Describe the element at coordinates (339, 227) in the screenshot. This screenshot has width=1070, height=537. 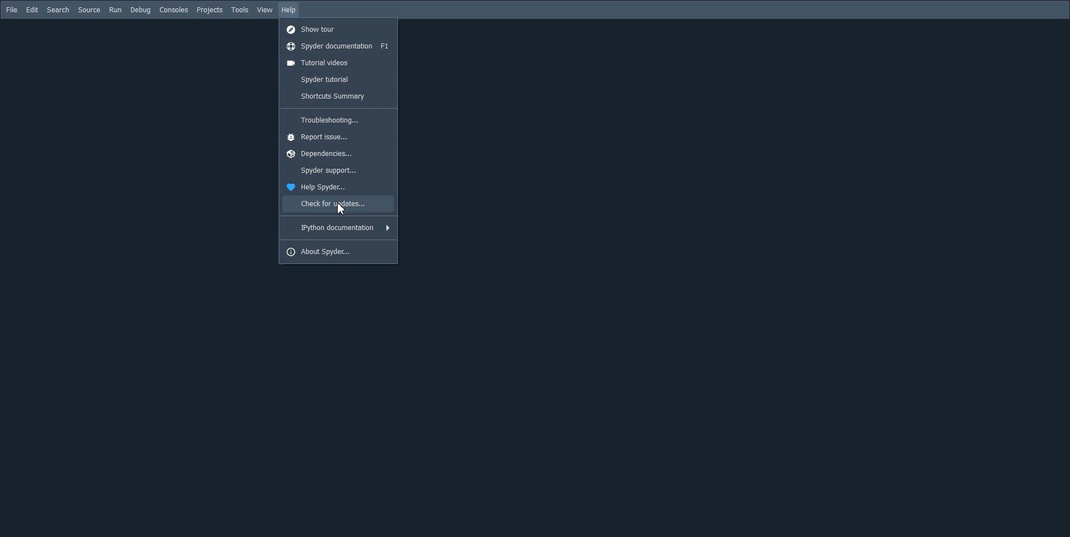
I see `IPython documentation` at that location.